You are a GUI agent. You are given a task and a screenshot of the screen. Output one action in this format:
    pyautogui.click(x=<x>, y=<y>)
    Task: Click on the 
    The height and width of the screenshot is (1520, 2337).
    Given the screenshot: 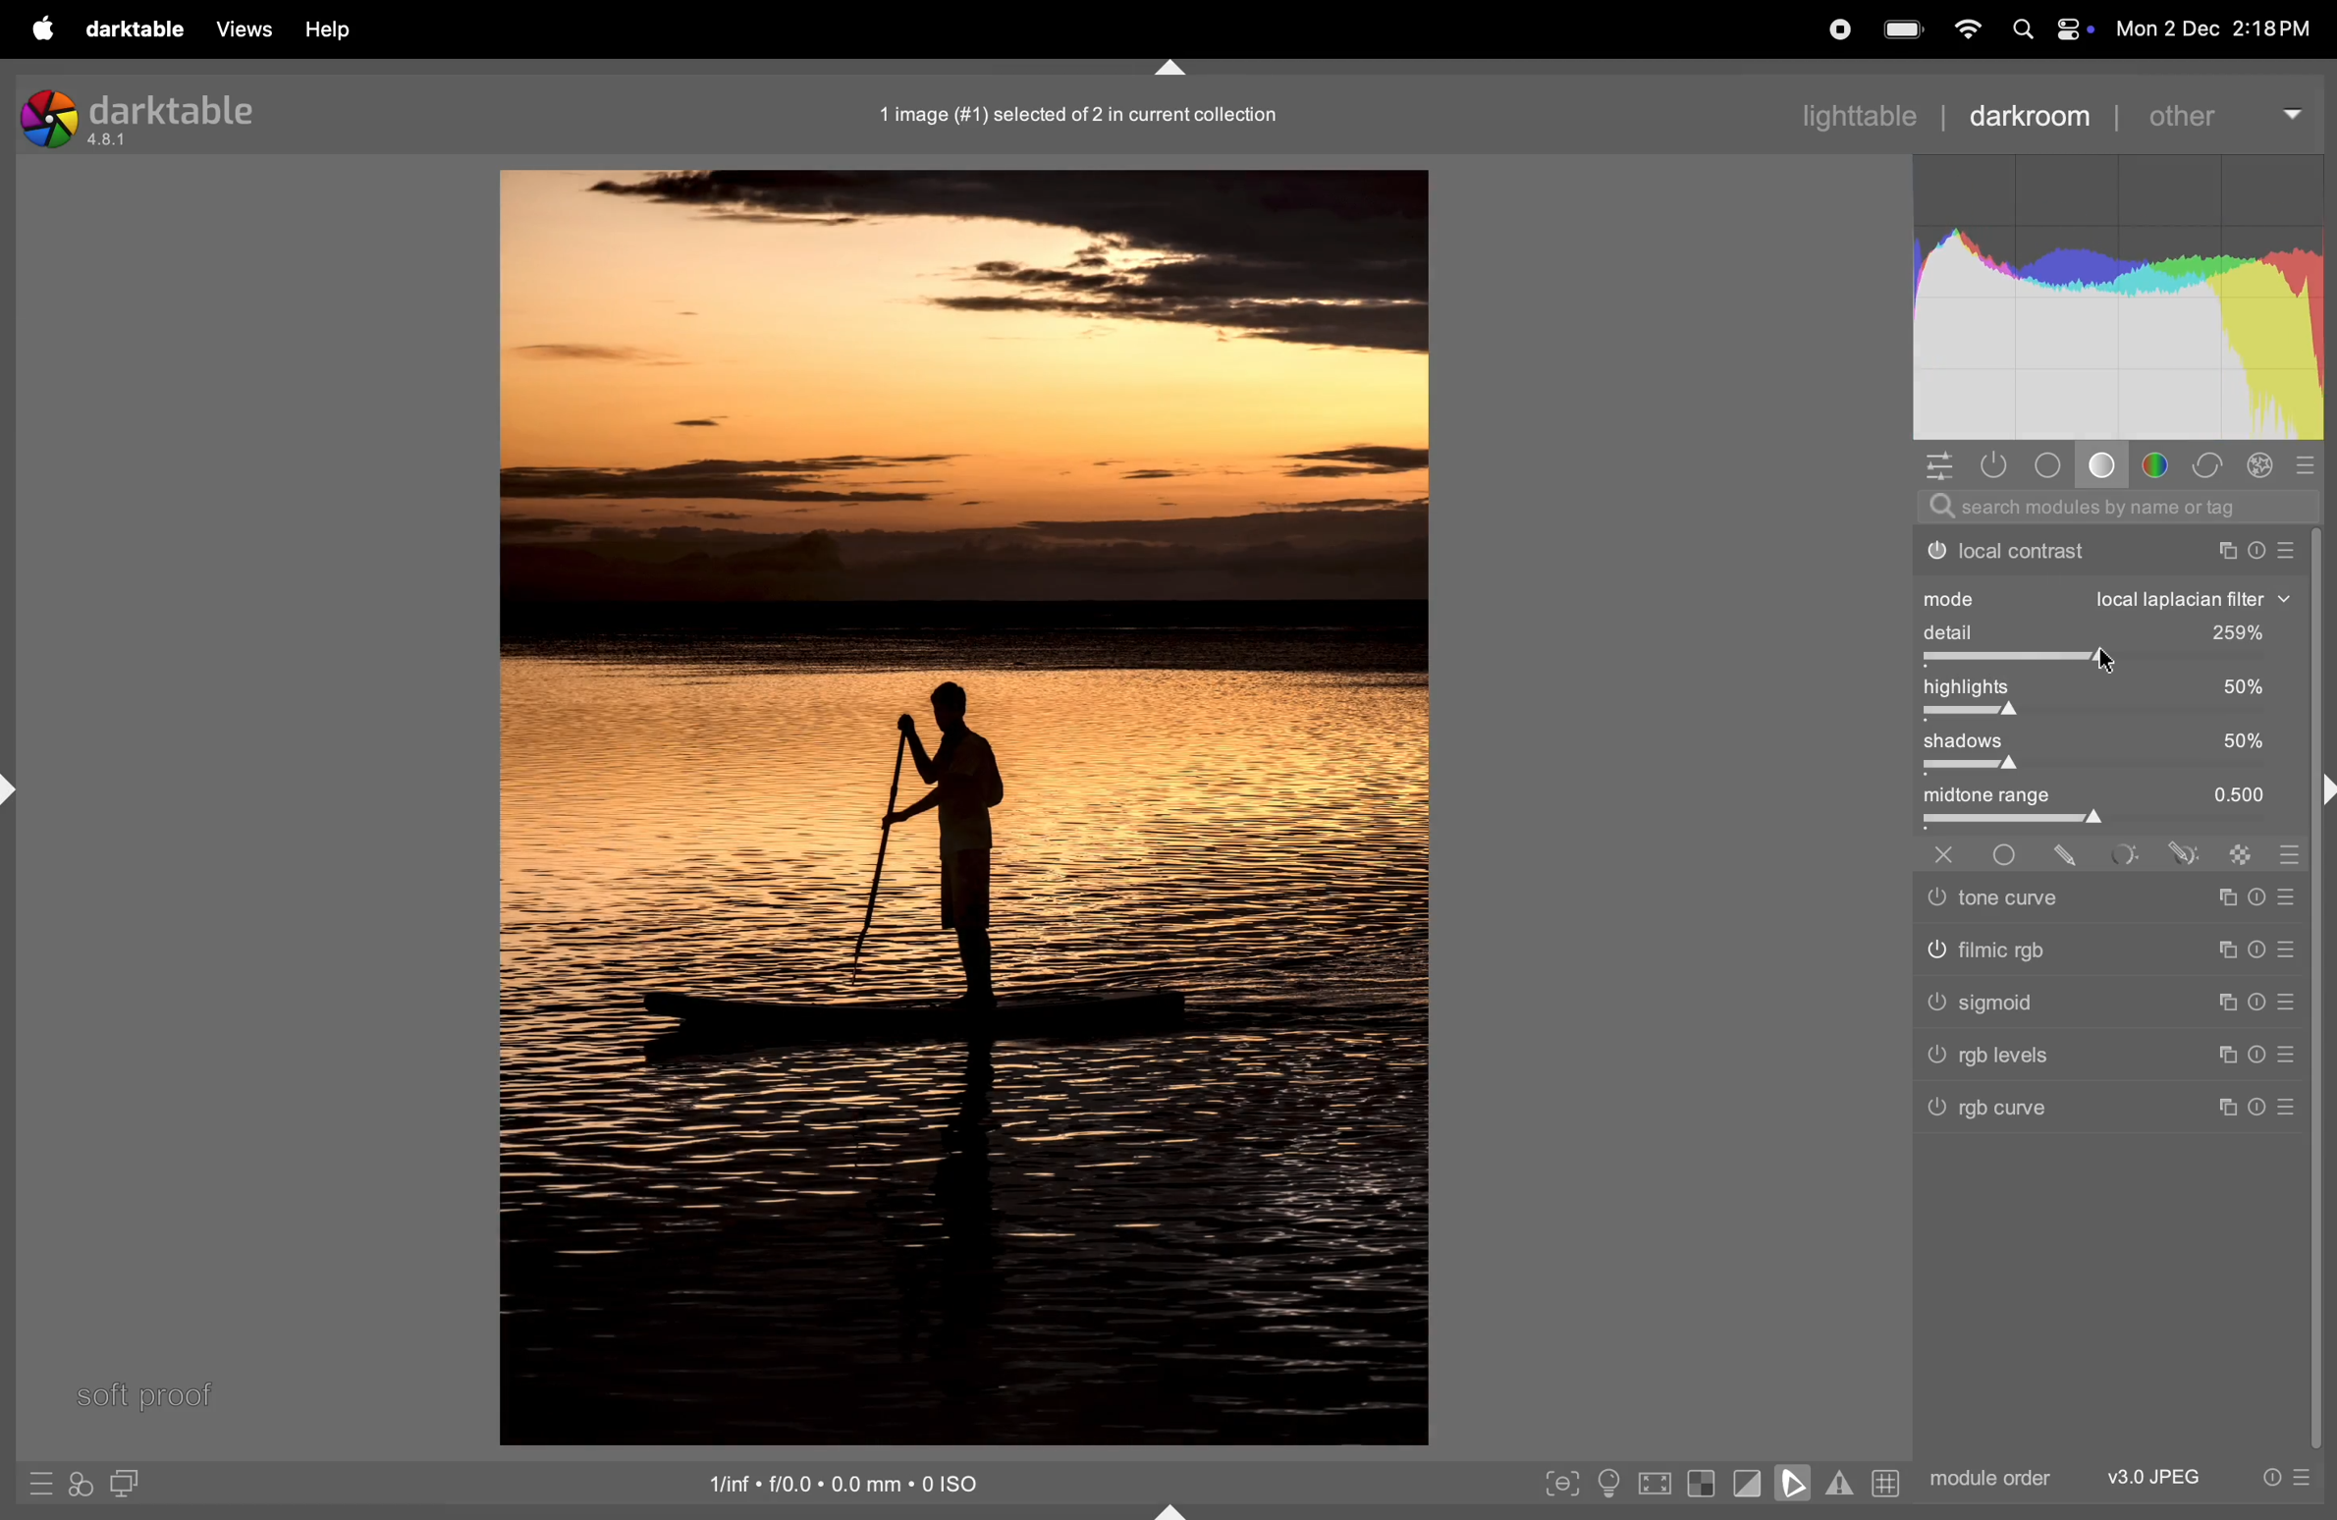 What is the action you would take?
    pyautogui.click(x=1946, y=852)
    